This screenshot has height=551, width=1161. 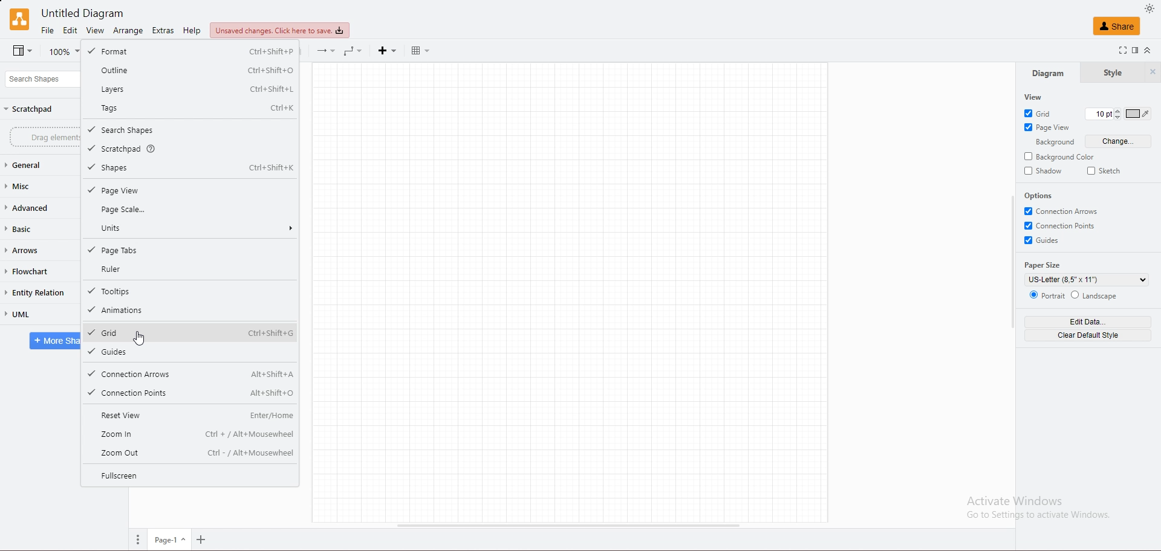 What do you see at coordinates (189, 251) in the screenshot?
I see `page tabs` at bounding box center [189, 251].